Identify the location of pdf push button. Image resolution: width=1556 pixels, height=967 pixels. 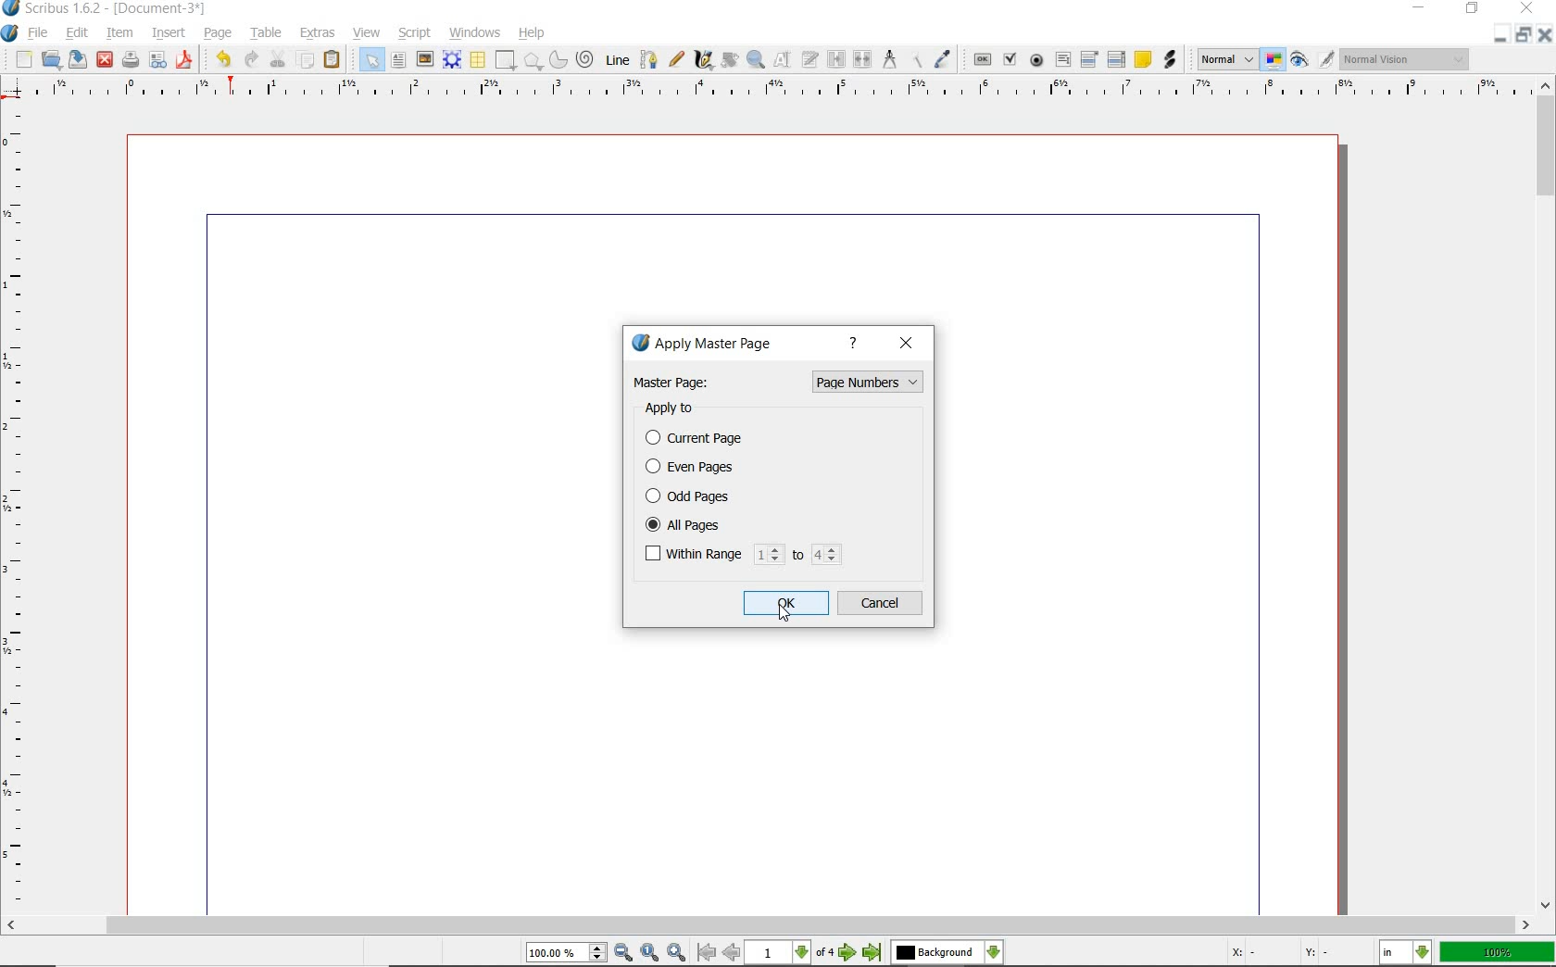
(981, 59).